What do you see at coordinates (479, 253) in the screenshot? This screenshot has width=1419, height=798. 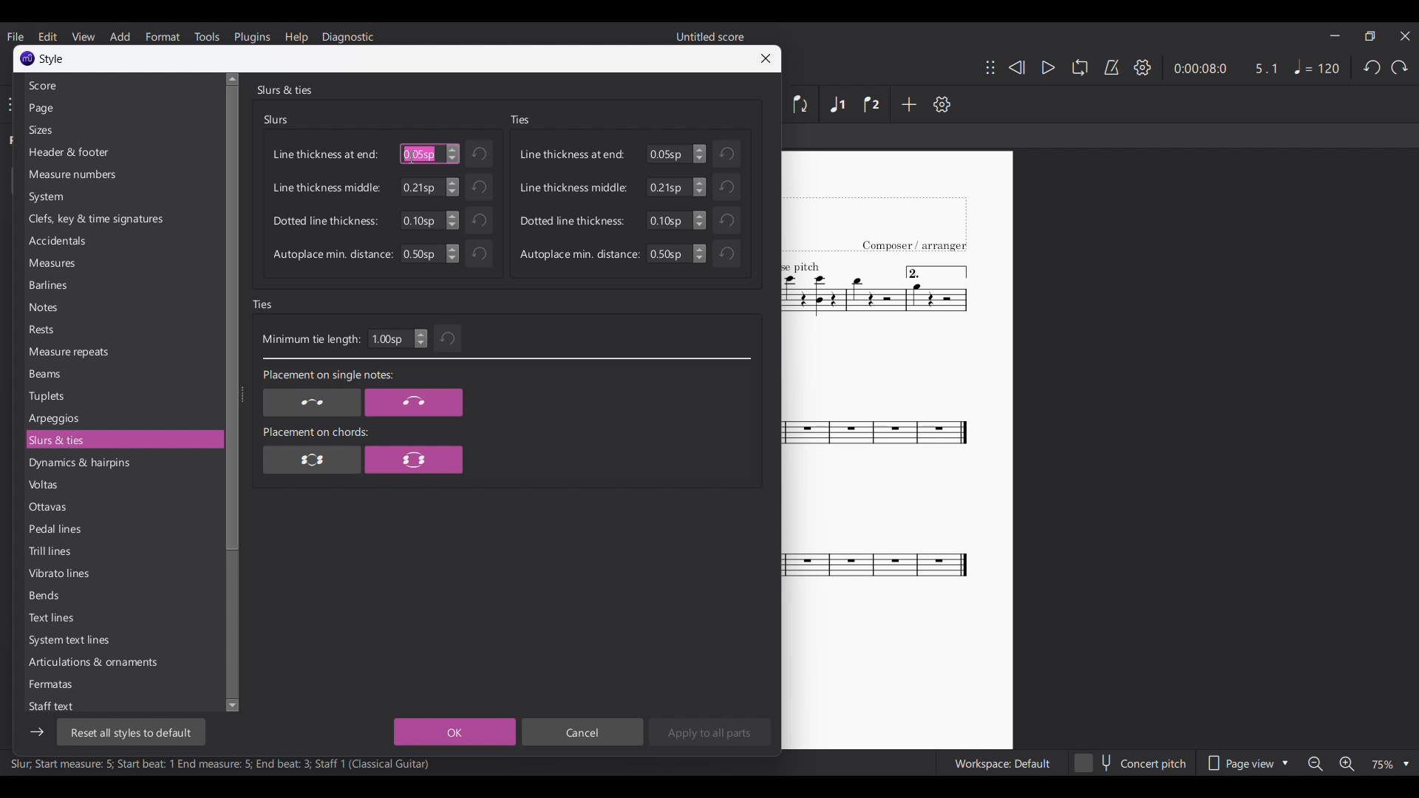 I see `Undo` at bounding box center [479, 253].